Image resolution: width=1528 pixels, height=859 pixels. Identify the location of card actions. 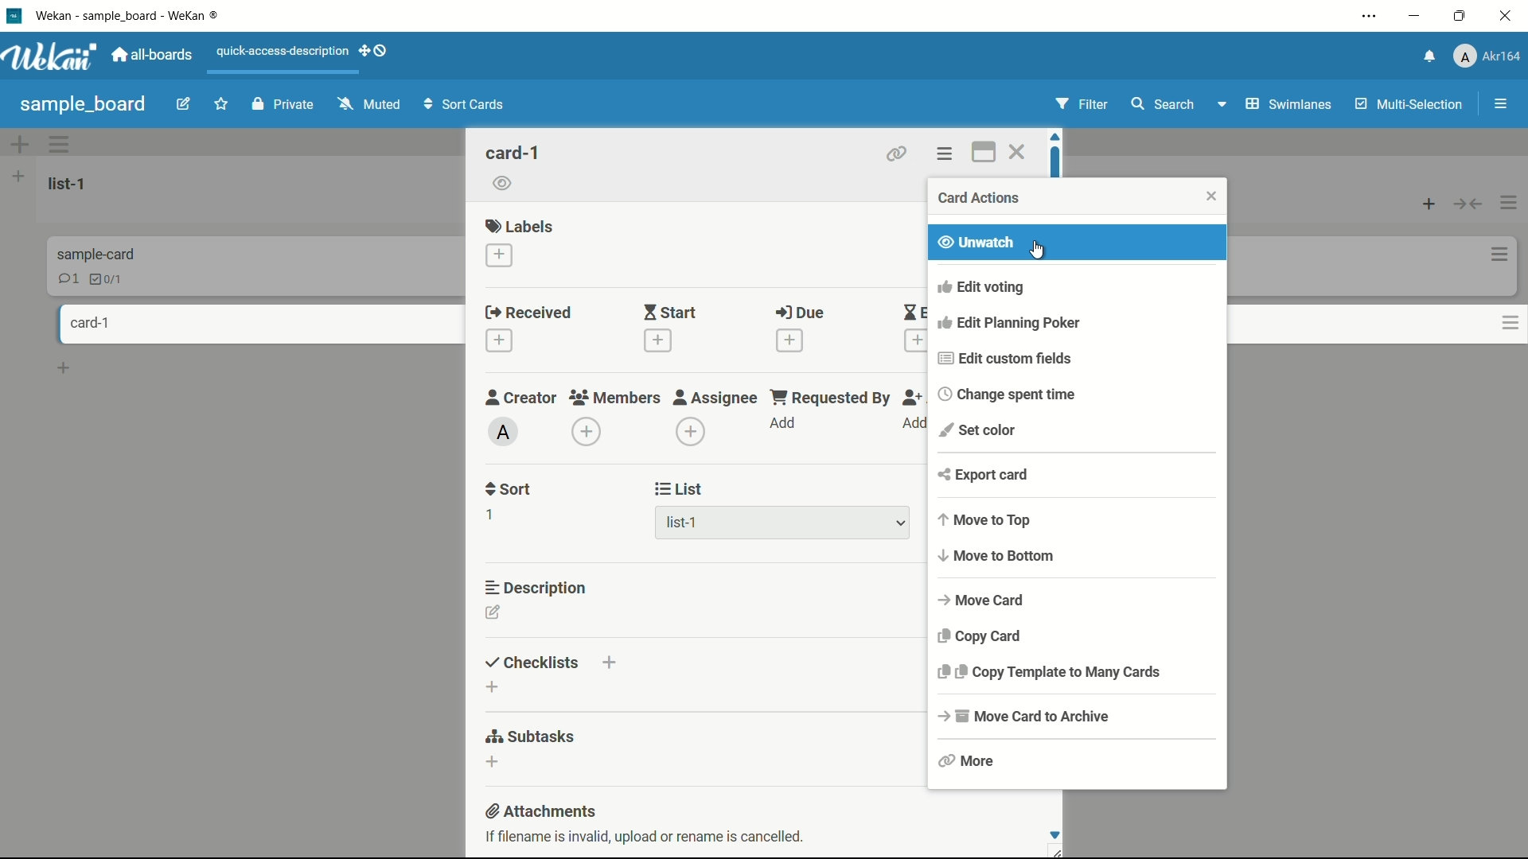
(1494, 321).